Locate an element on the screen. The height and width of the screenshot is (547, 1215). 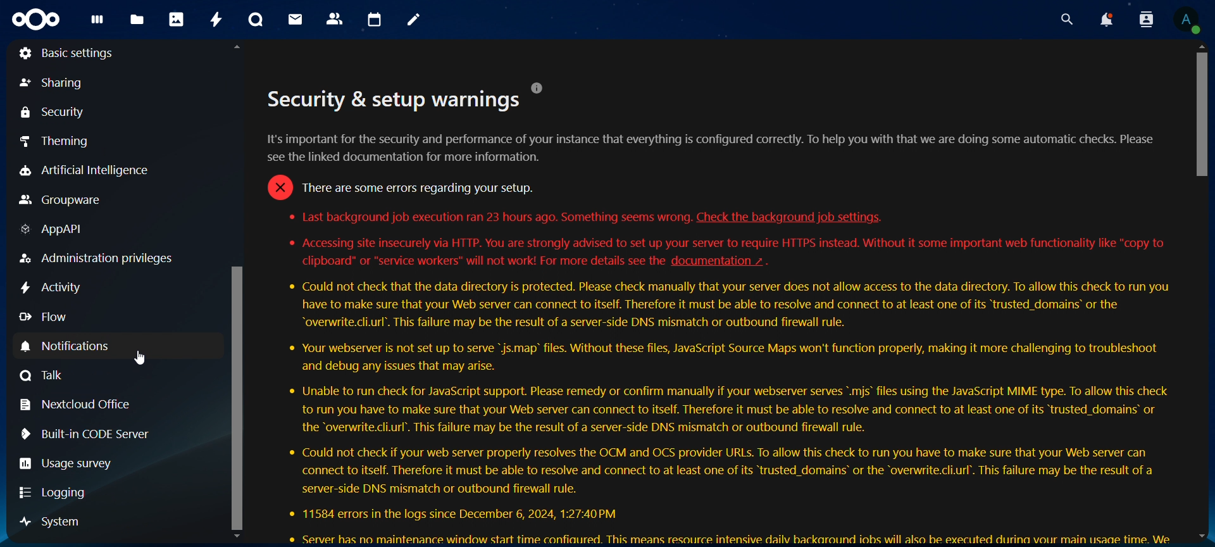
mail is located at coordinates (296, 18).